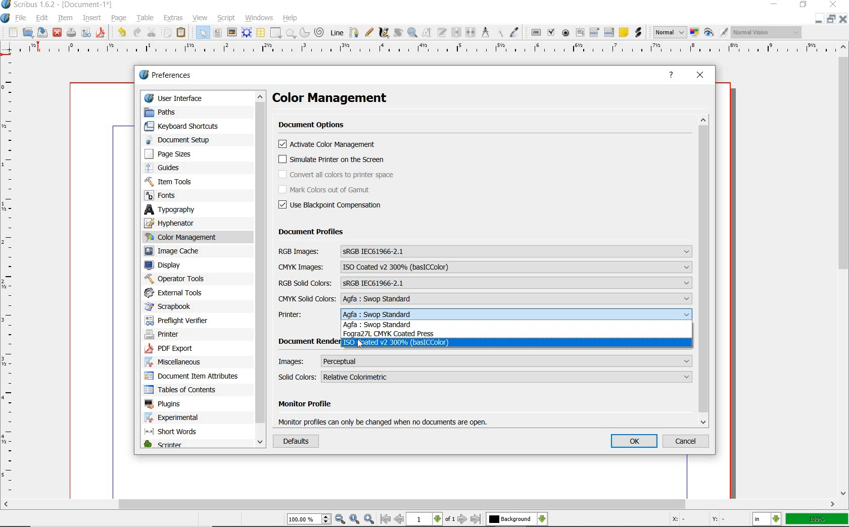  I want to click on Images, so click(485, 360).